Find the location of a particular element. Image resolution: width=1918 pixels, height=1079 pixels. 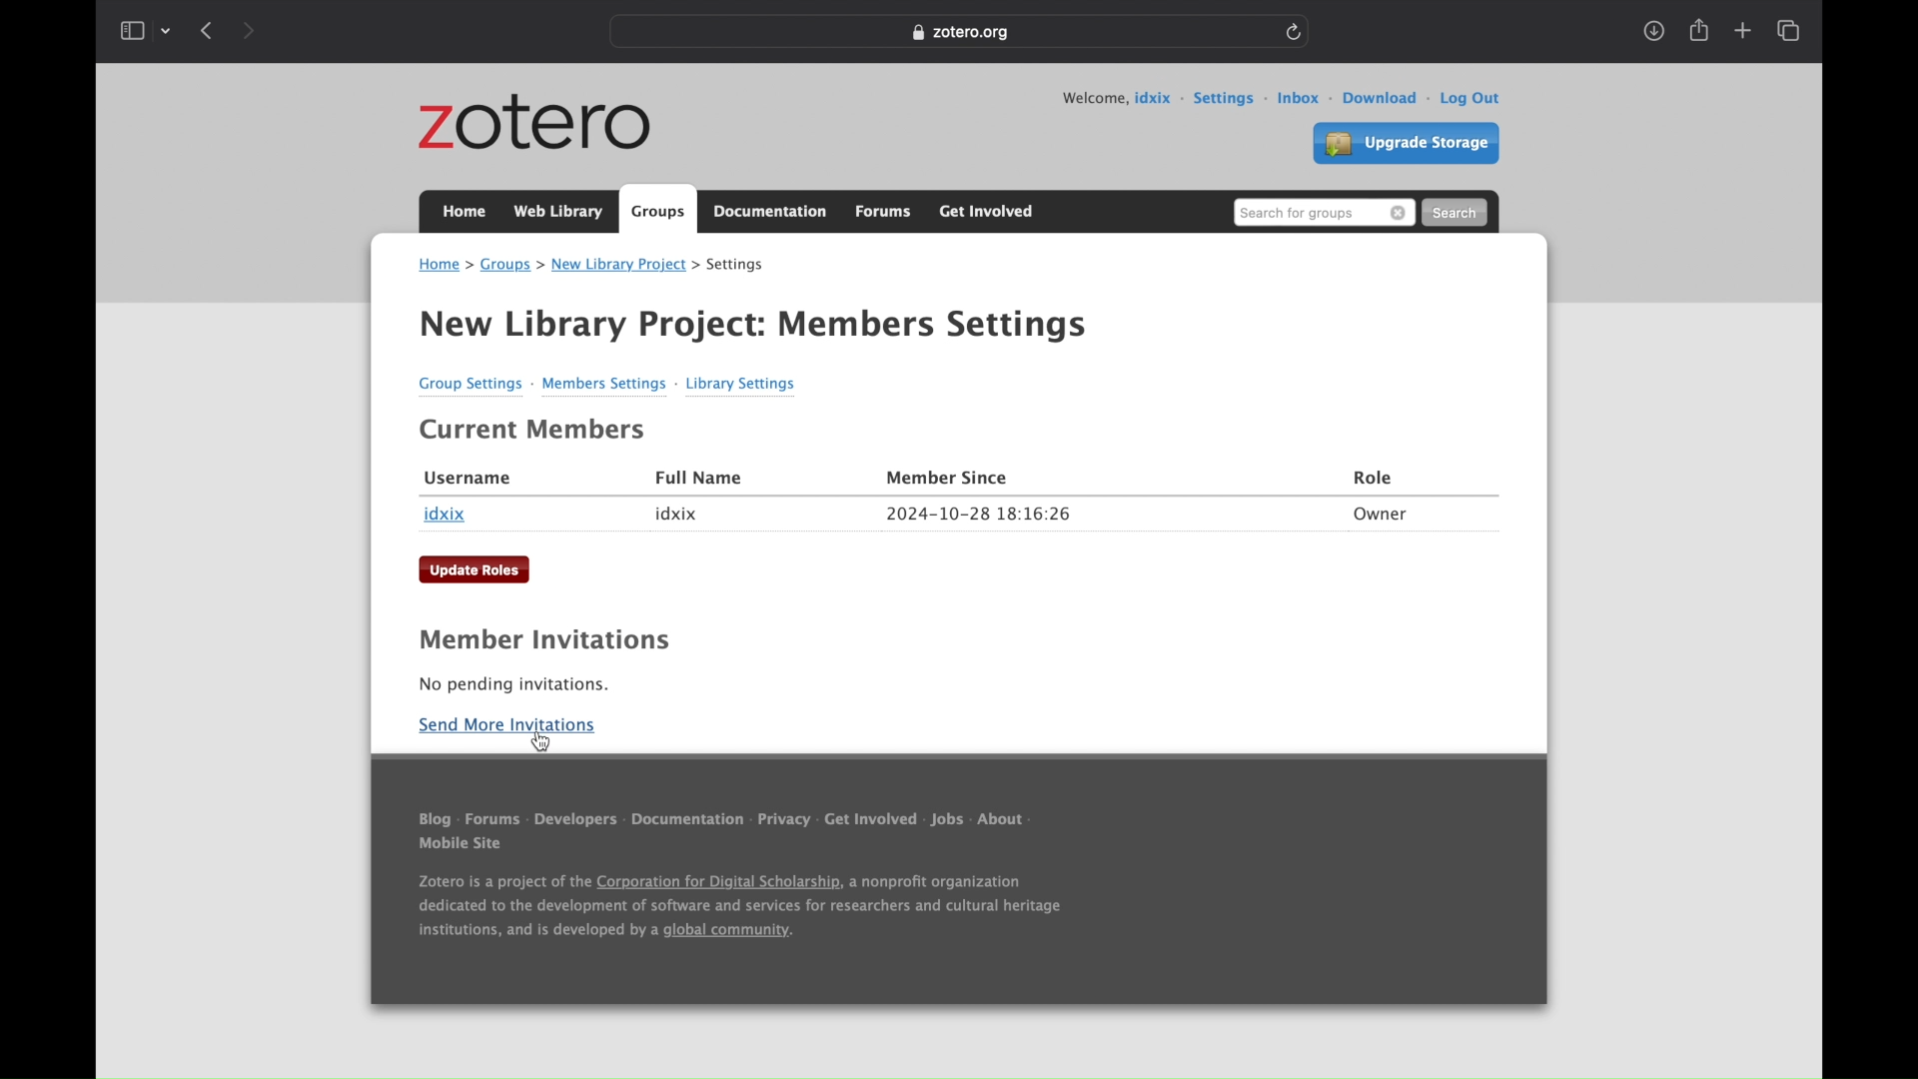

role is located at coordinates (1375, 477).